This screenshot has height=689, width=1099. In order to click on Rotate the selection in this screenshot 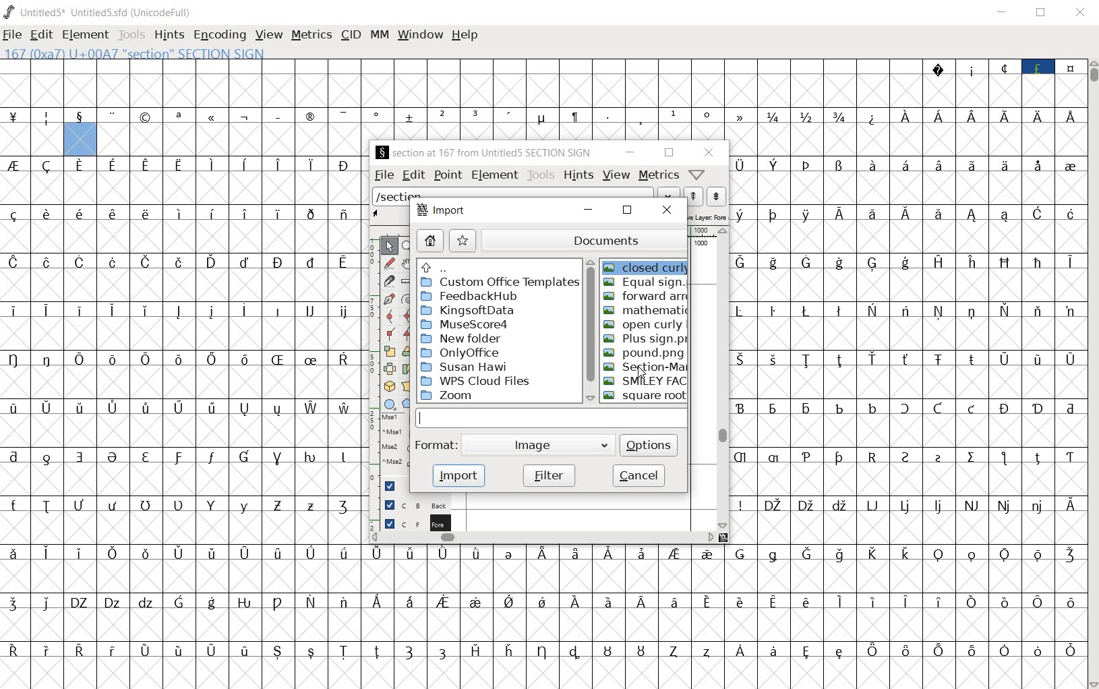, I will do `click(409, 351)`.